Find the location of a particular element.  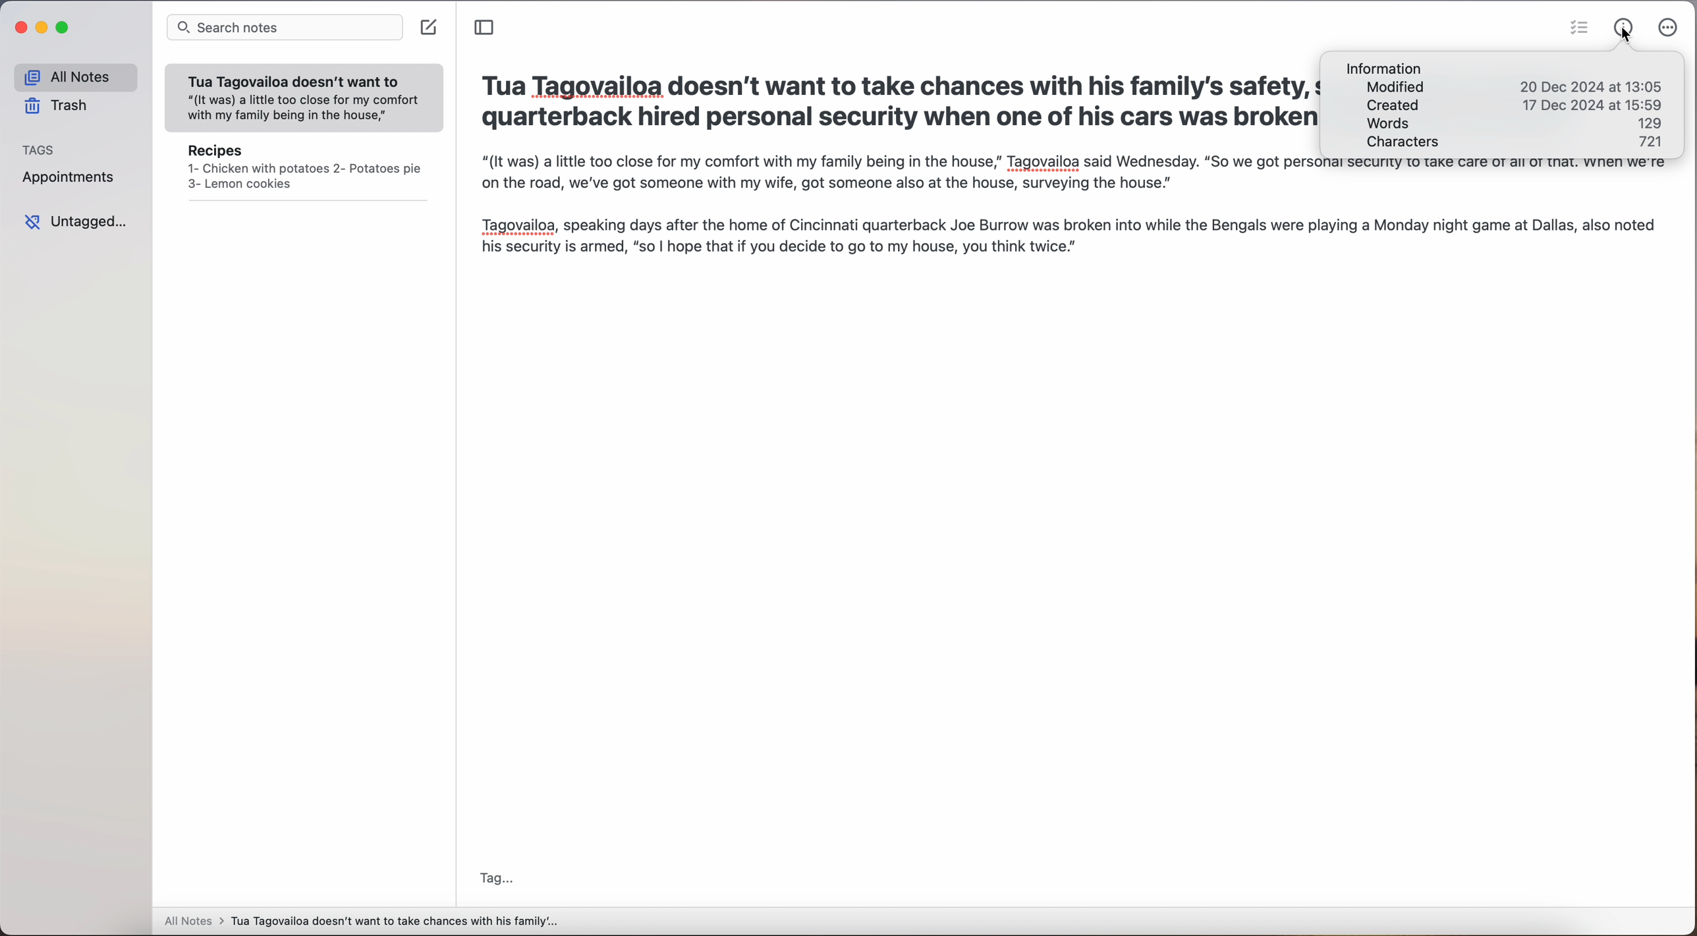

appointments is located at coordinates (68, 179).